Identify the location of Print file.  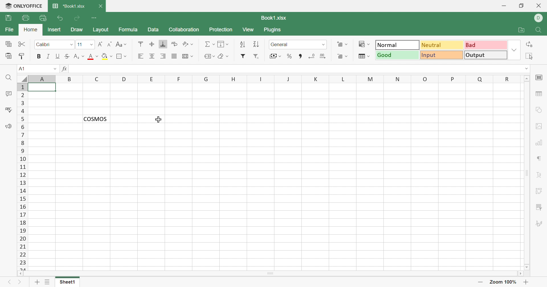
(26, 18).